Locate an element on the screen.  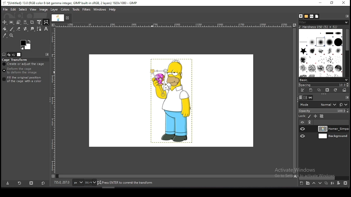
move tool is located at coordinates (5, 22).